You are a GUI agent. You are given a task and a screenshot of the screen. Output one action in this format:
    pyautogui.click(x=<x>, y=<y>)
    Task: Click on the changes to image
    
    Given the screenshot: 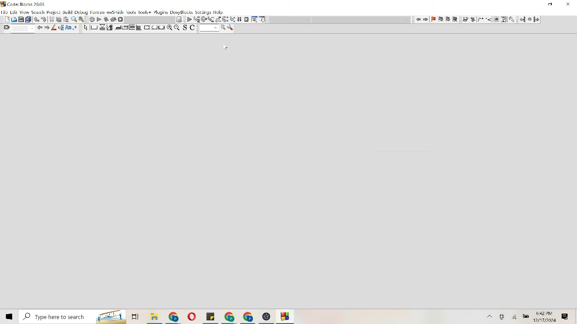 What is the action you would take?
    pyautogui.click(x=484, y=20)
    